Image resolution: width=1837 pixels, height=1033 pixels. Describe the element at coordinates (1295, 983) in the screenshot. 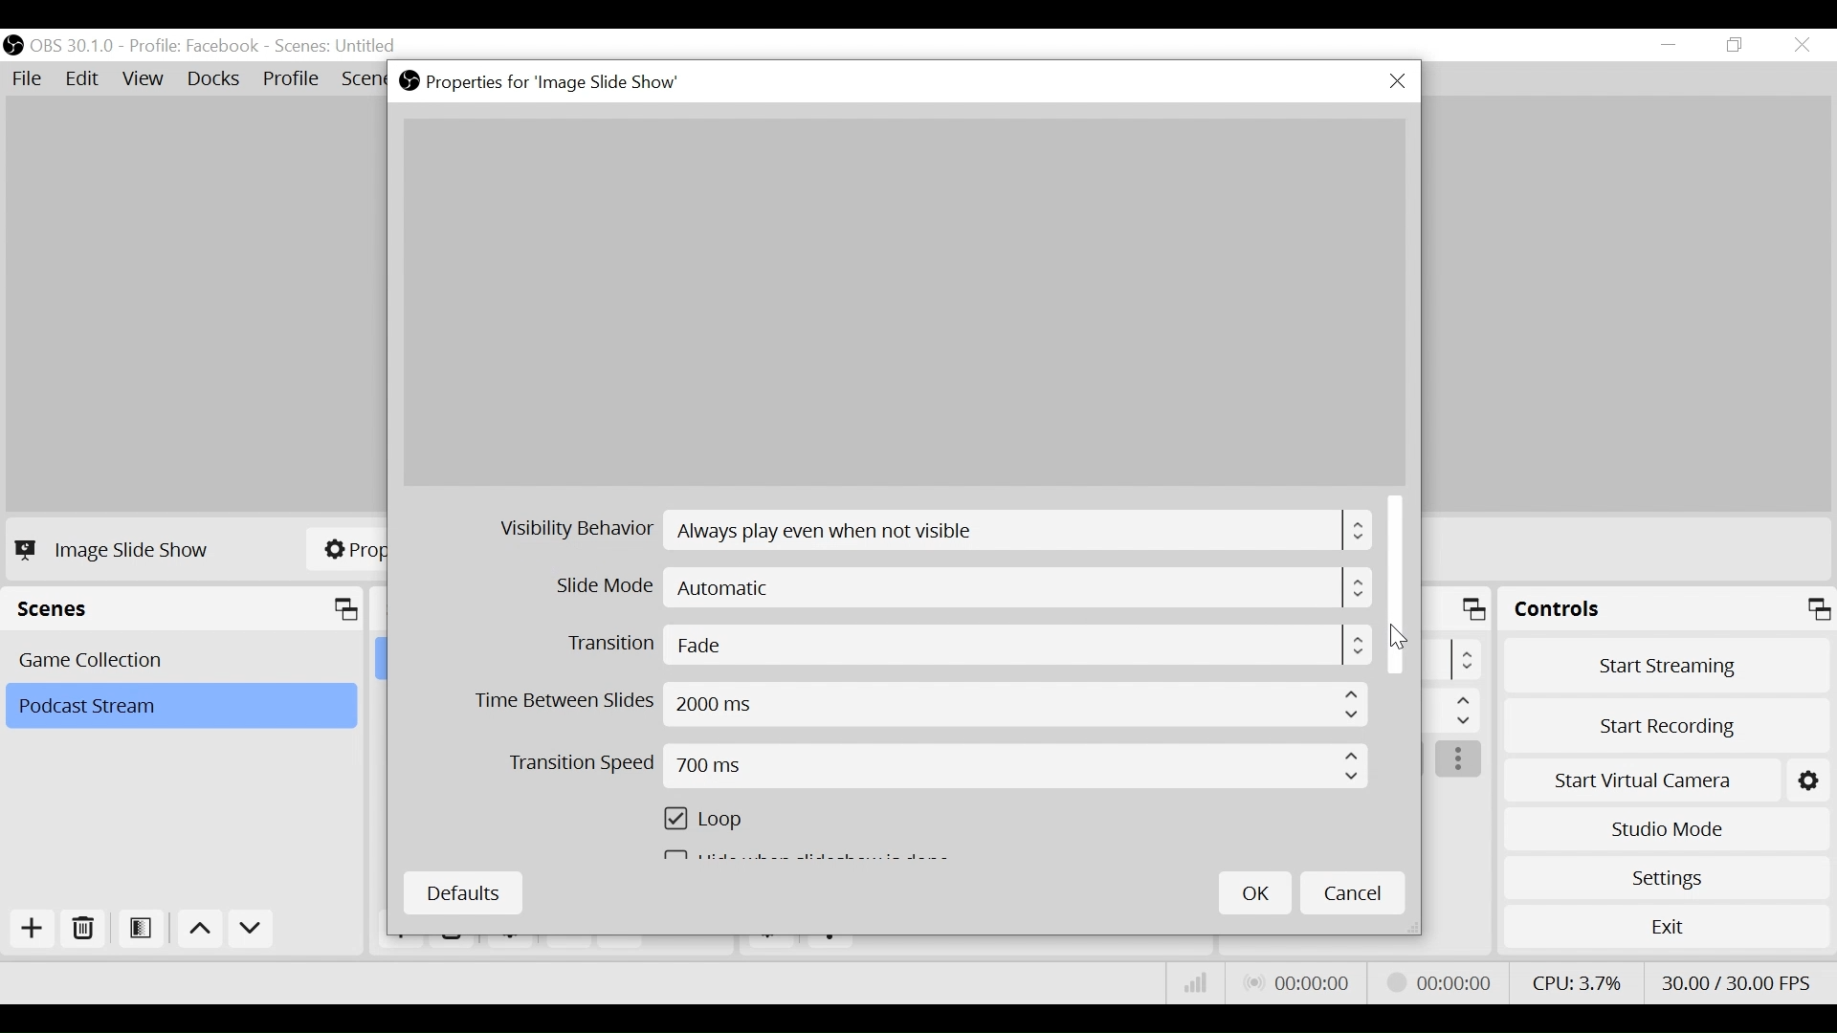

I see `Live Status` at that location.